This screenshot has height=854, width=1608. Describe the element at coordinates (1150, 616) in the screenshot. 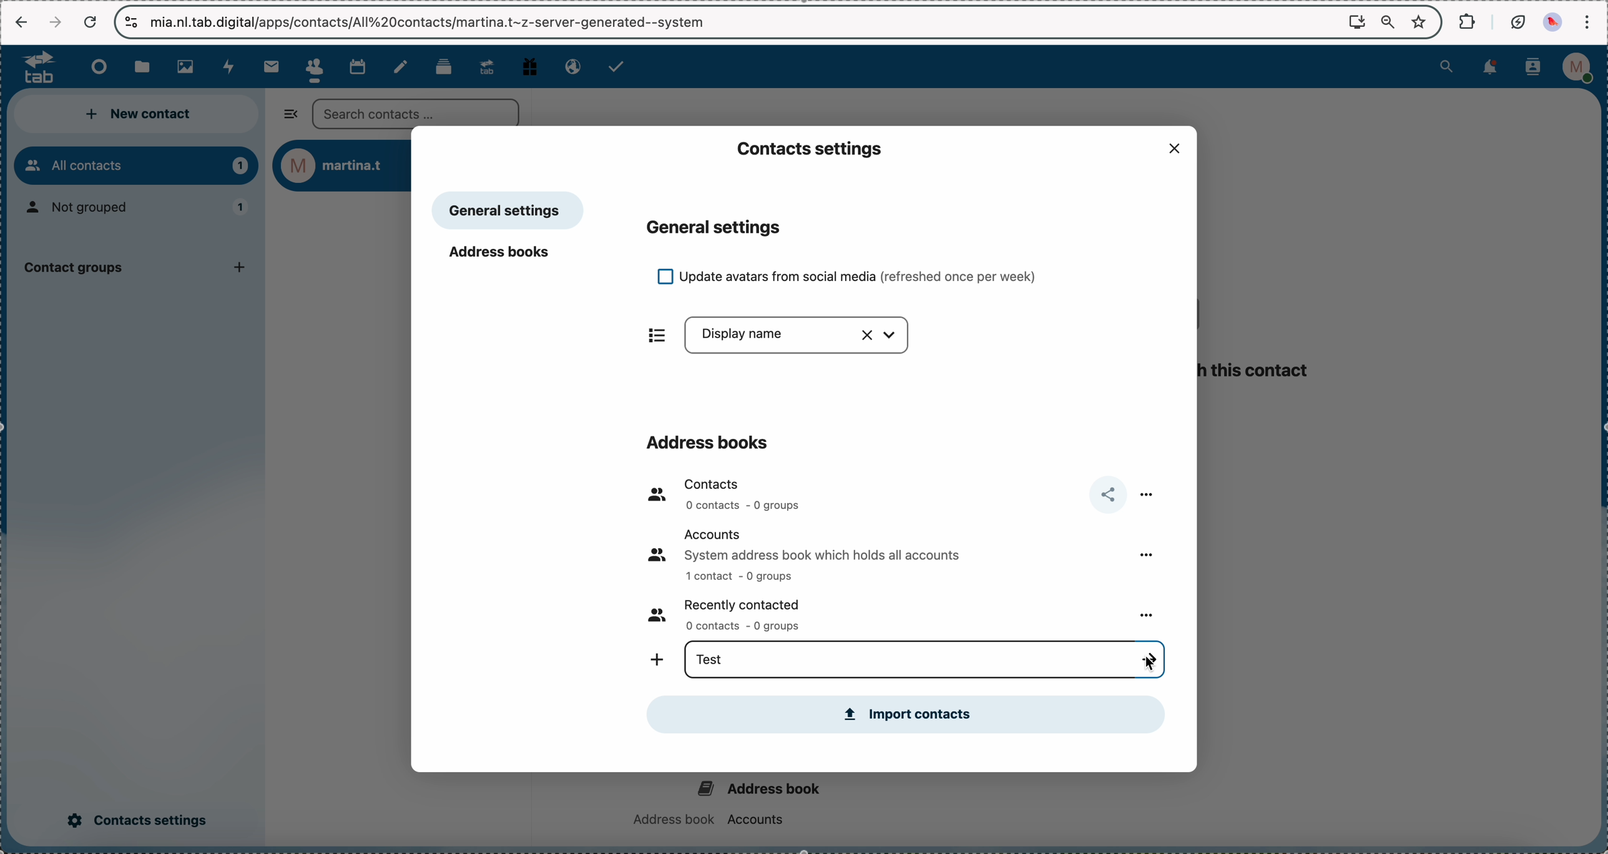

I see `more options` at that location.